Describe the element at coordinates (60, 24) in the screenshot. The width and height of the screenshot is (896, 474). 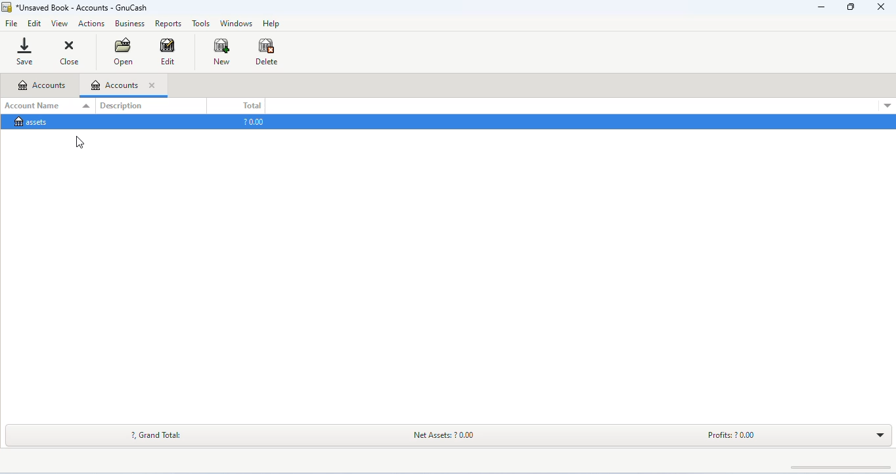
I see `view` at that location.